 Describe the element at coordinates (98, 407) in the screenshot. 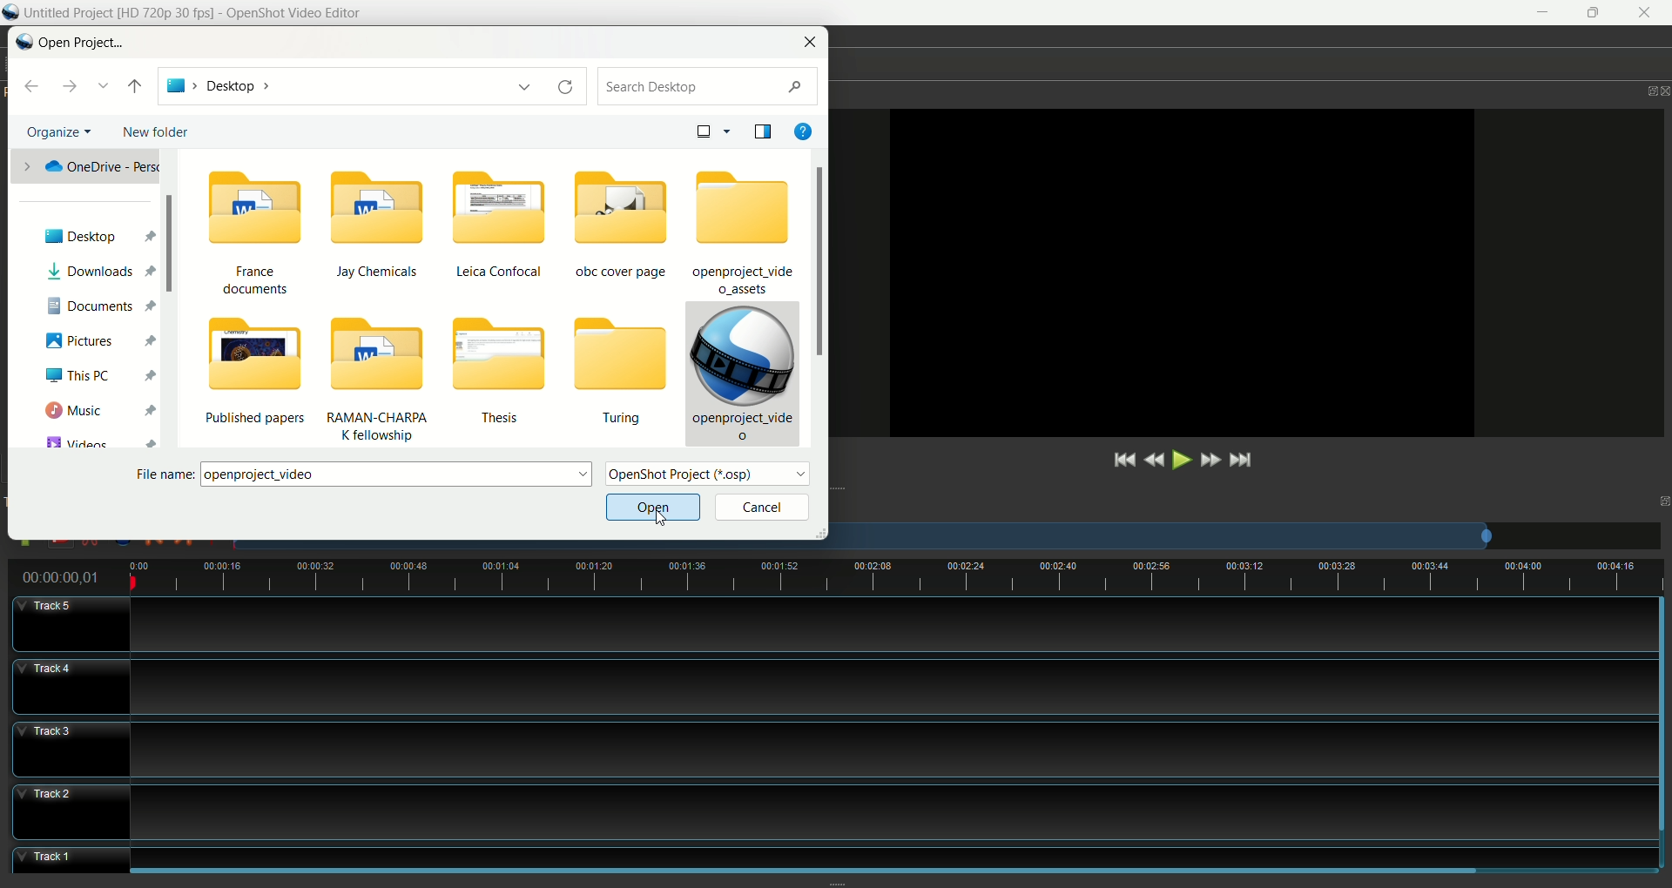

I see `music` at that location.